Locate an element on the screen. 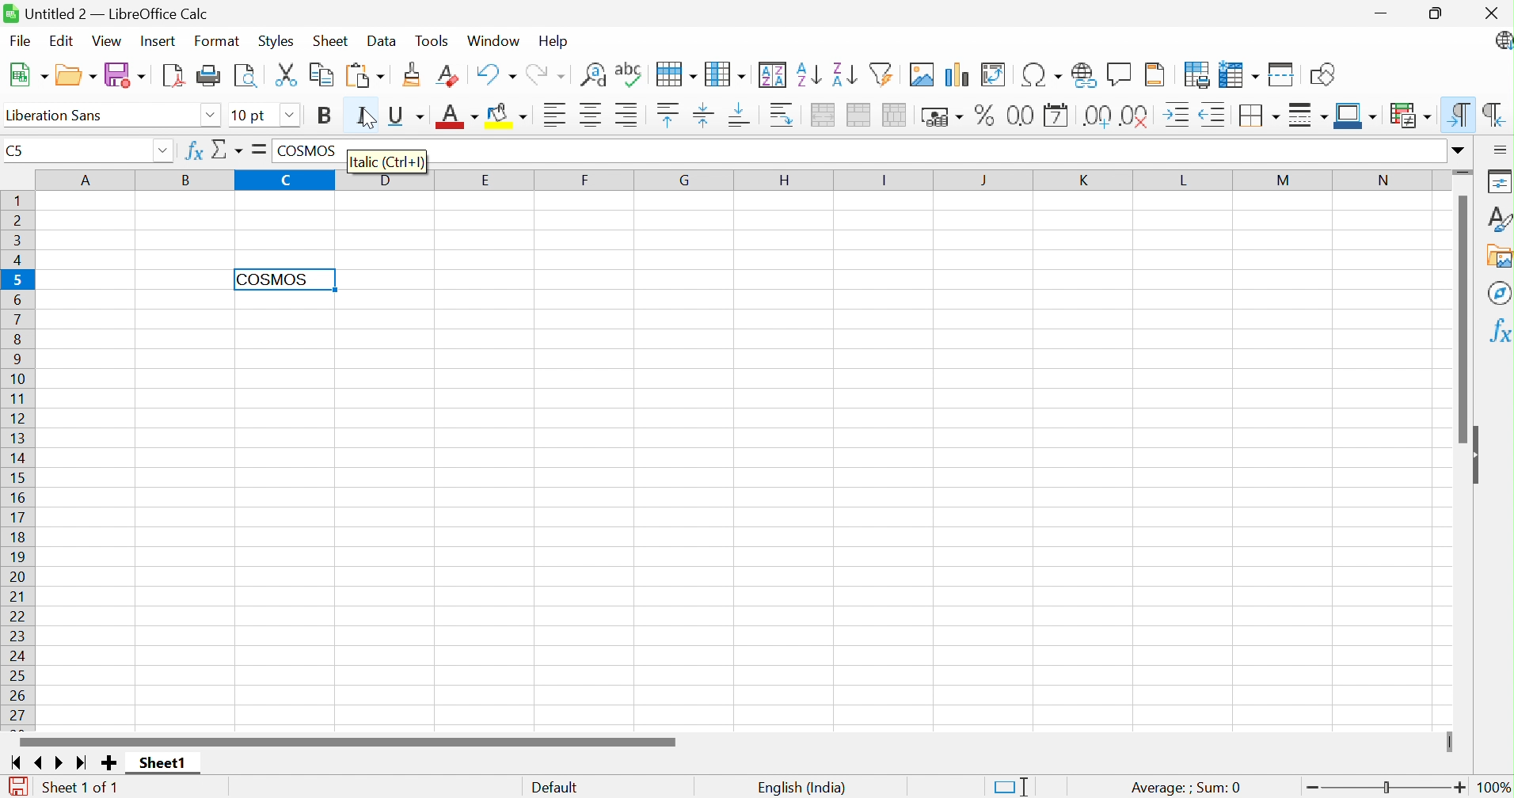  Align center is located at coordinates (592, 115).